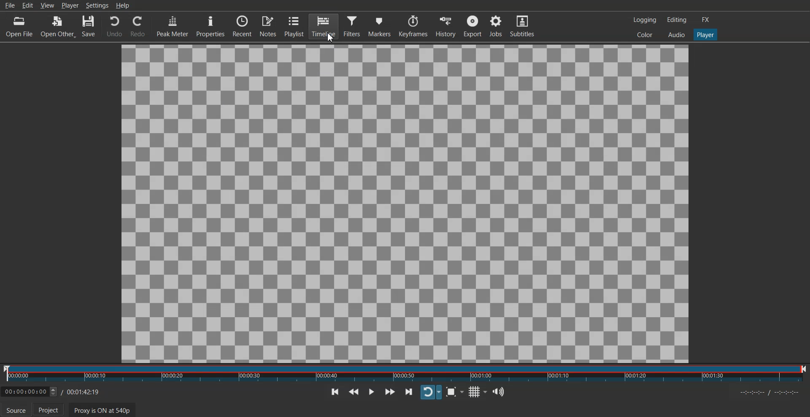 Image resolution: width=810 pixels, height=417 pixels. I want to click on Toggle player lopping, so click(431, 393).